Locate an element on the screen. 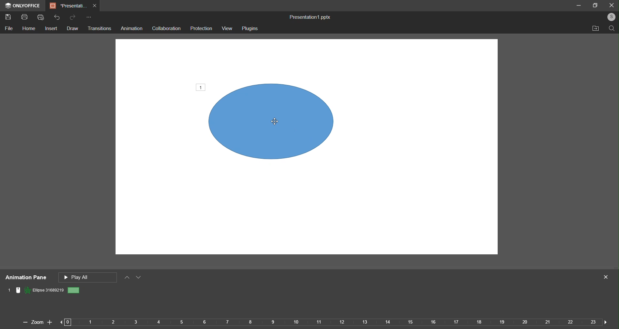 The height and width of the screenshot is (329, 619). collaboration is located at coordinates (166, 28).